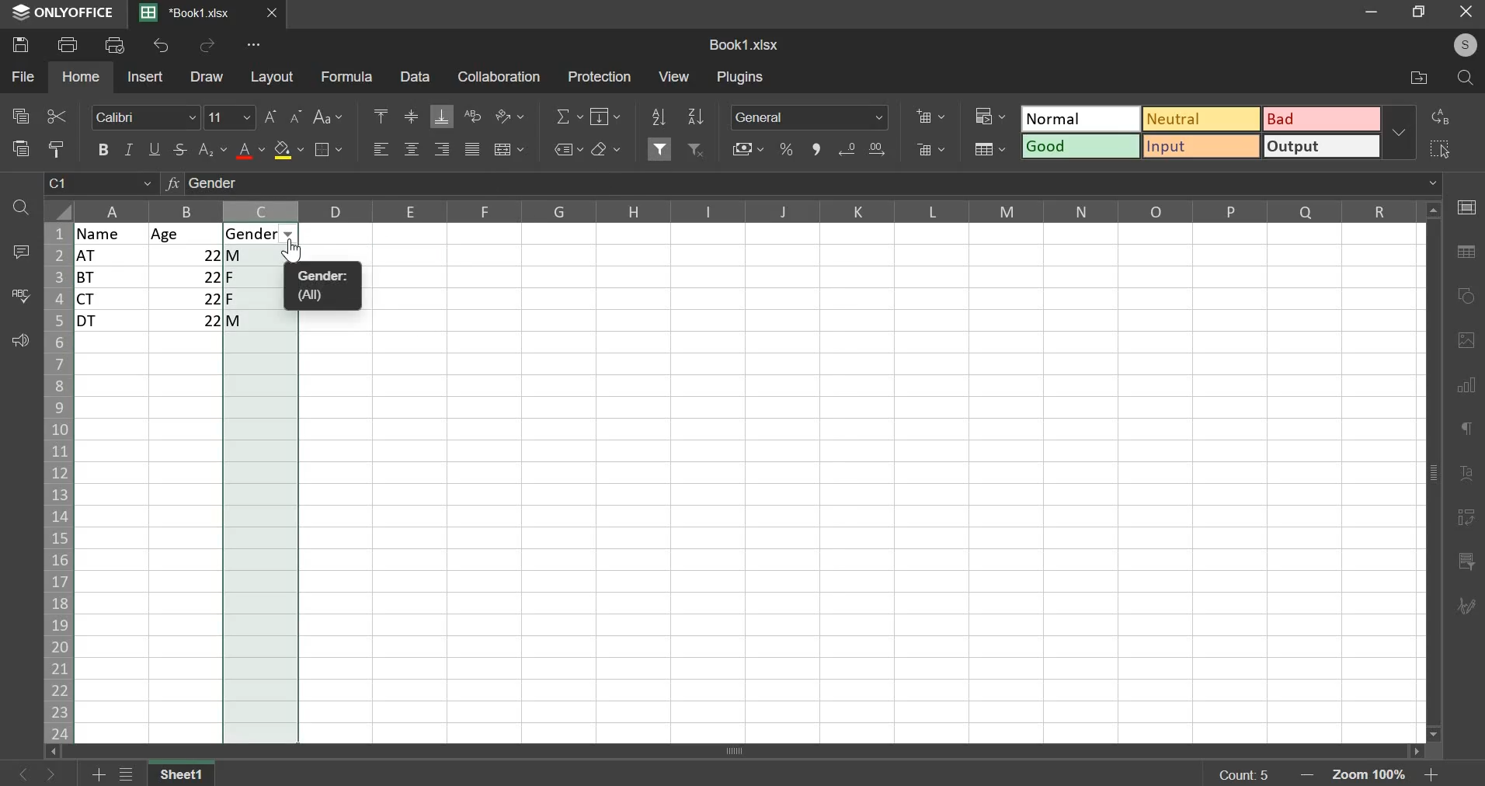 Image resolution: width=1485 pixels, height=786 pixels. What do you see at coordinates (410, 118) in the screenshot?
I see `align middle` at bounding box center [410, 118].